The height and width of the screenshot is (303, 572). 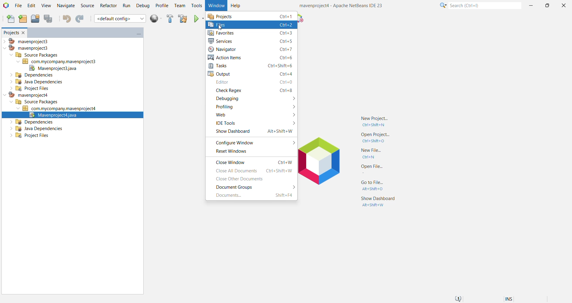 What do you see at coordinates (46, 6) in the screenshot?
I see `View` at bounding box center [46, 6].